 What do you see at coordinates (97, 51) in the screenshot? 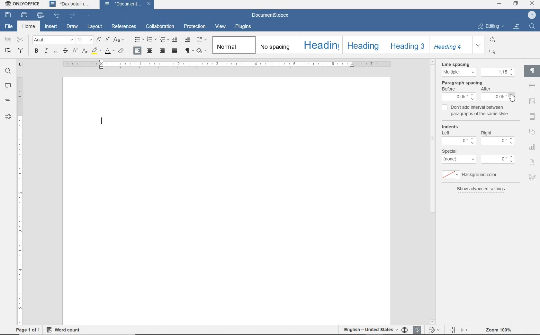
I see `highlight color` at bounding box center [97, 51].